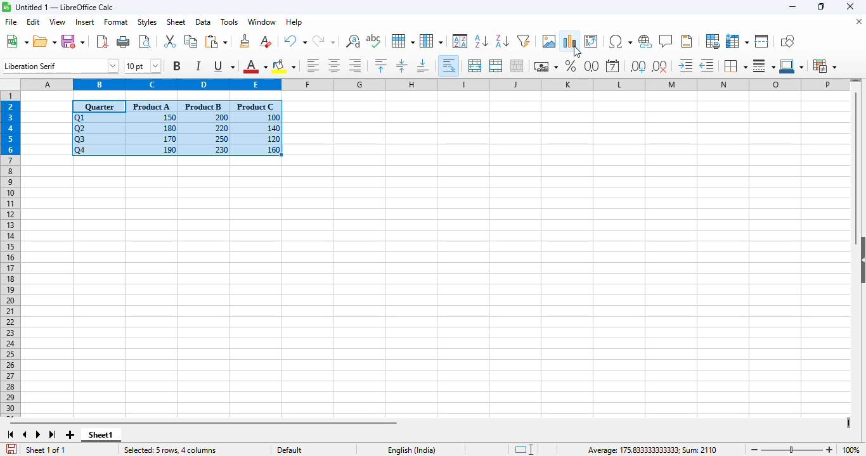 The image size is (866, 456). Describe the element at coordinates (460, 41) in the screenshot. I see `sort` at that location.